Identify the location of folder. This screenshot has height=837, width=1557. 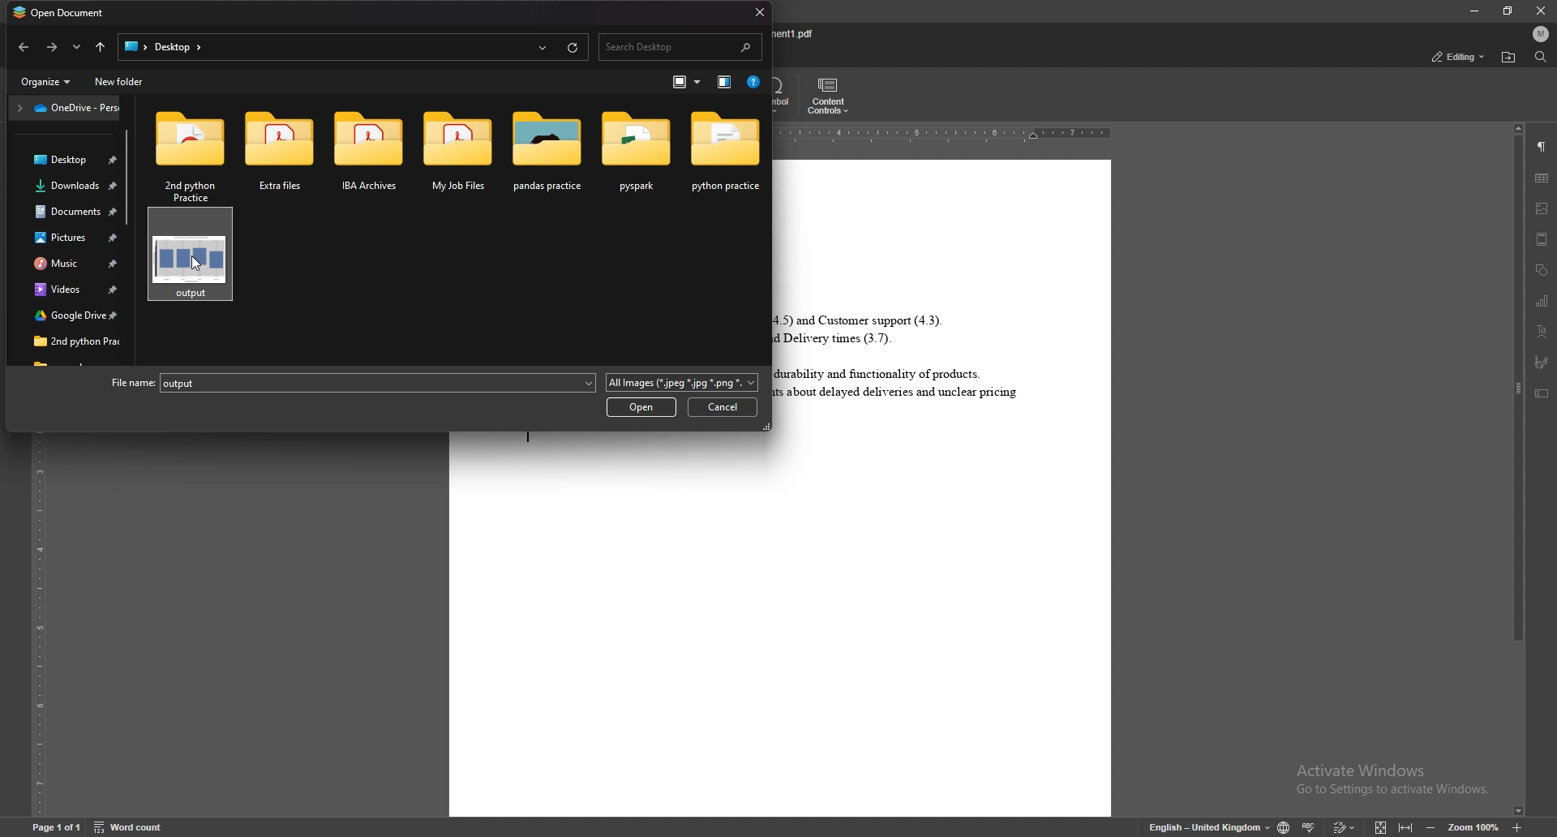
(65, 288).